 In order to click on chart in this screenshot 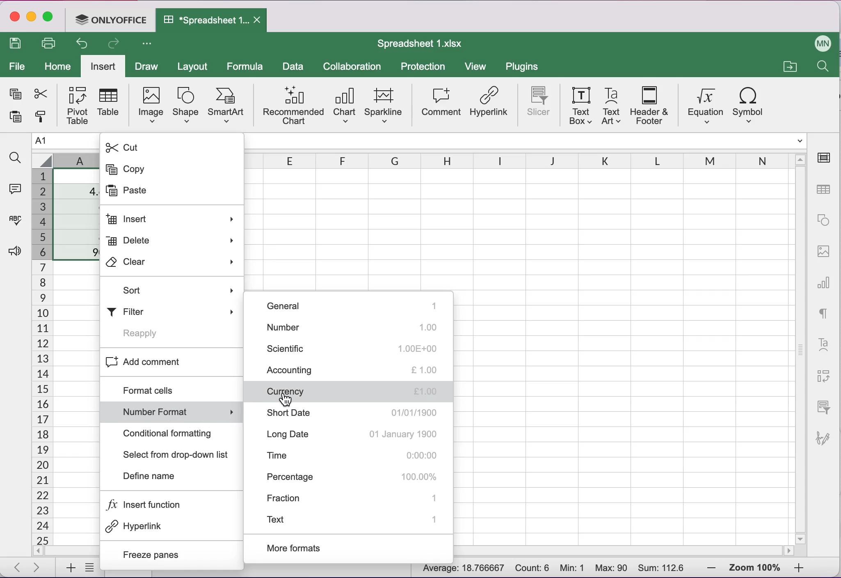, I will do `click(344, 107)`.